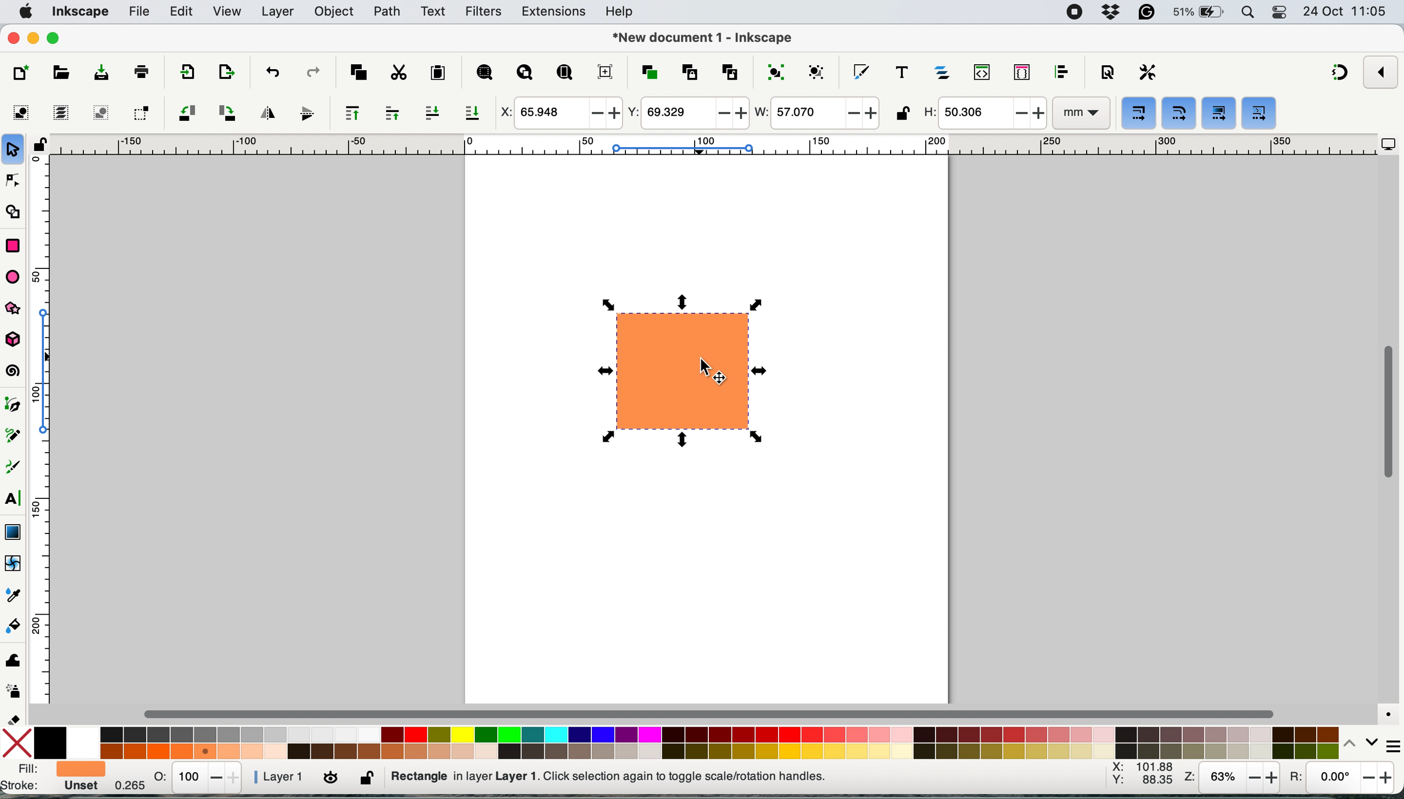 Image resolution: width=1404 pixels, height=799 pixels. Describe the element at coordinates (14, 372) in the screenshot. I see `spiral tool` at that location.